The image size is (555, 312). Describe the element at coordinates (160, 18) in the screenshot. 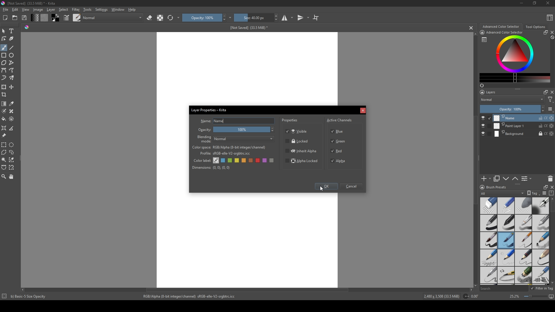

I see `contrast` at that location.